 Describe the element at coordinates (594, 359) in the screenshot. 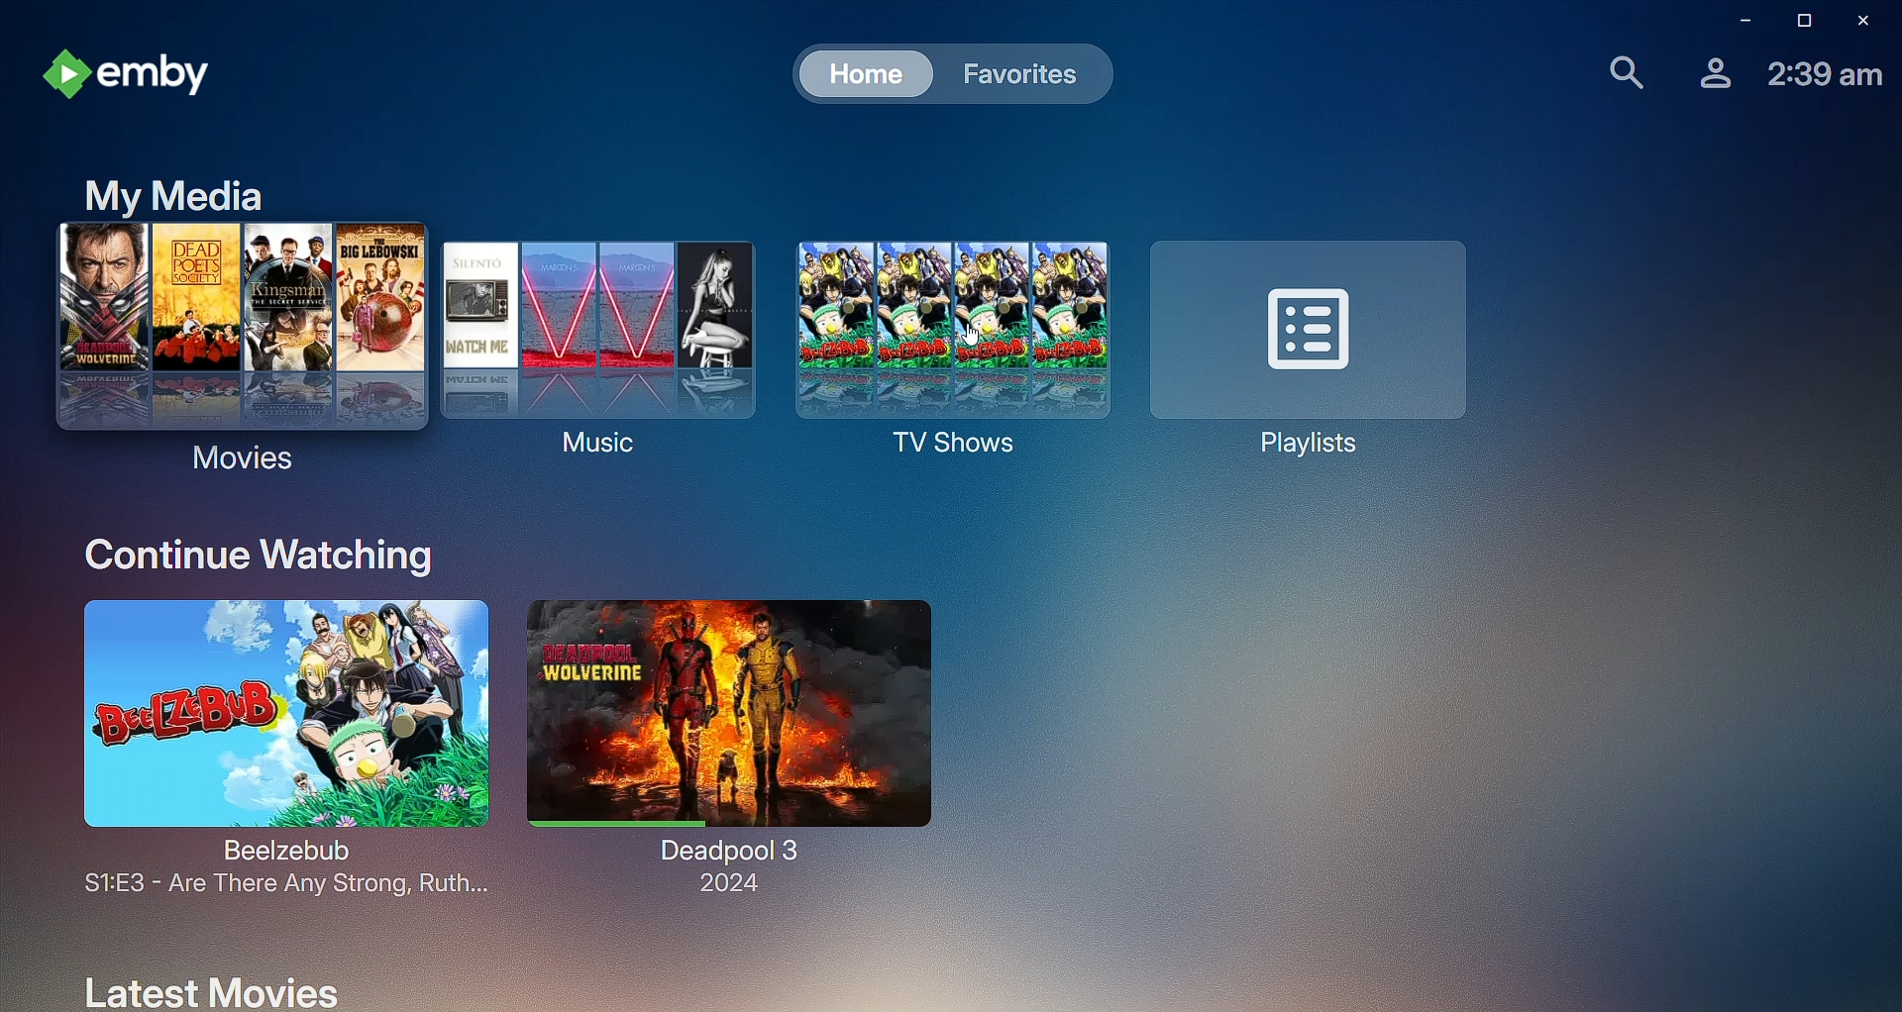

I see `Music` at that location.